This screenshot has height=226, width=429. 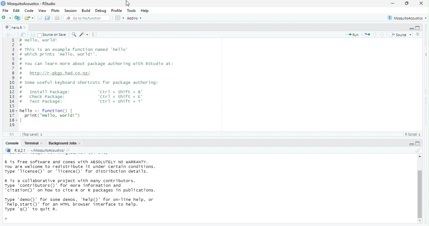 I want to click on save current document, so click(x=40, y=18).